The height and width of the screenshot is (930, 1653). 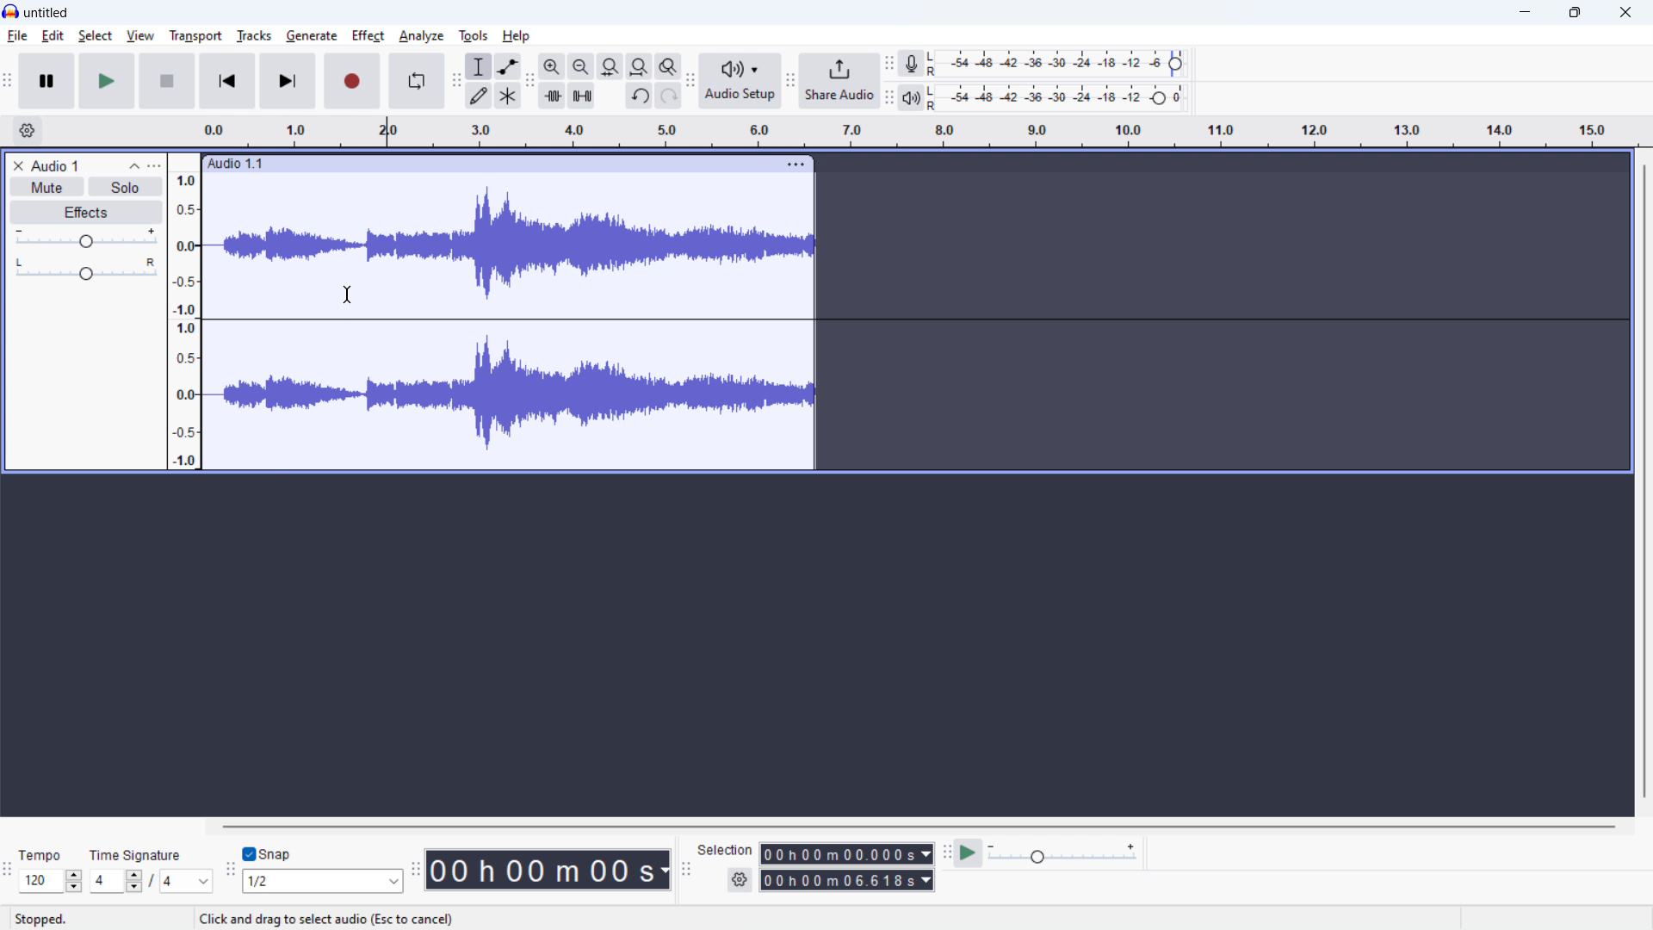 I want to click on horizontal scrollbar, so click(x=919, y=827).